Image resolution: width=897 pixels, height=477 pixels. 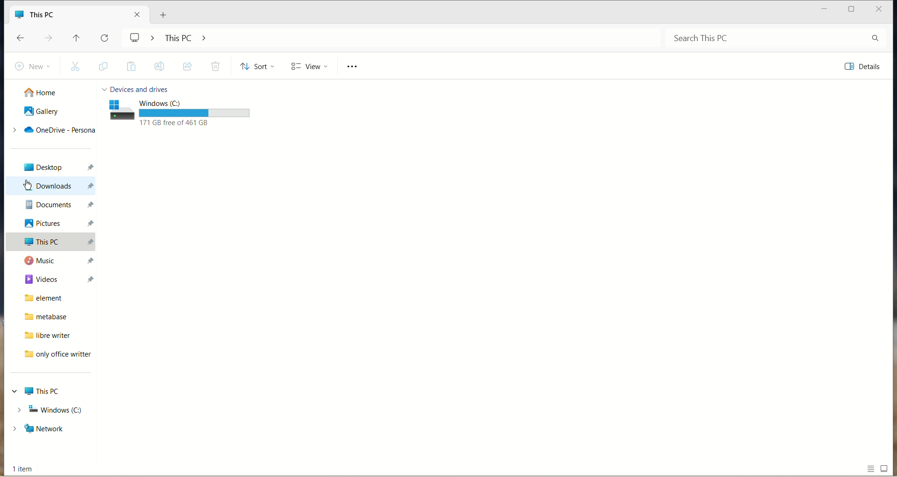 I want to click on Windows C, so click(x=49, y=410).